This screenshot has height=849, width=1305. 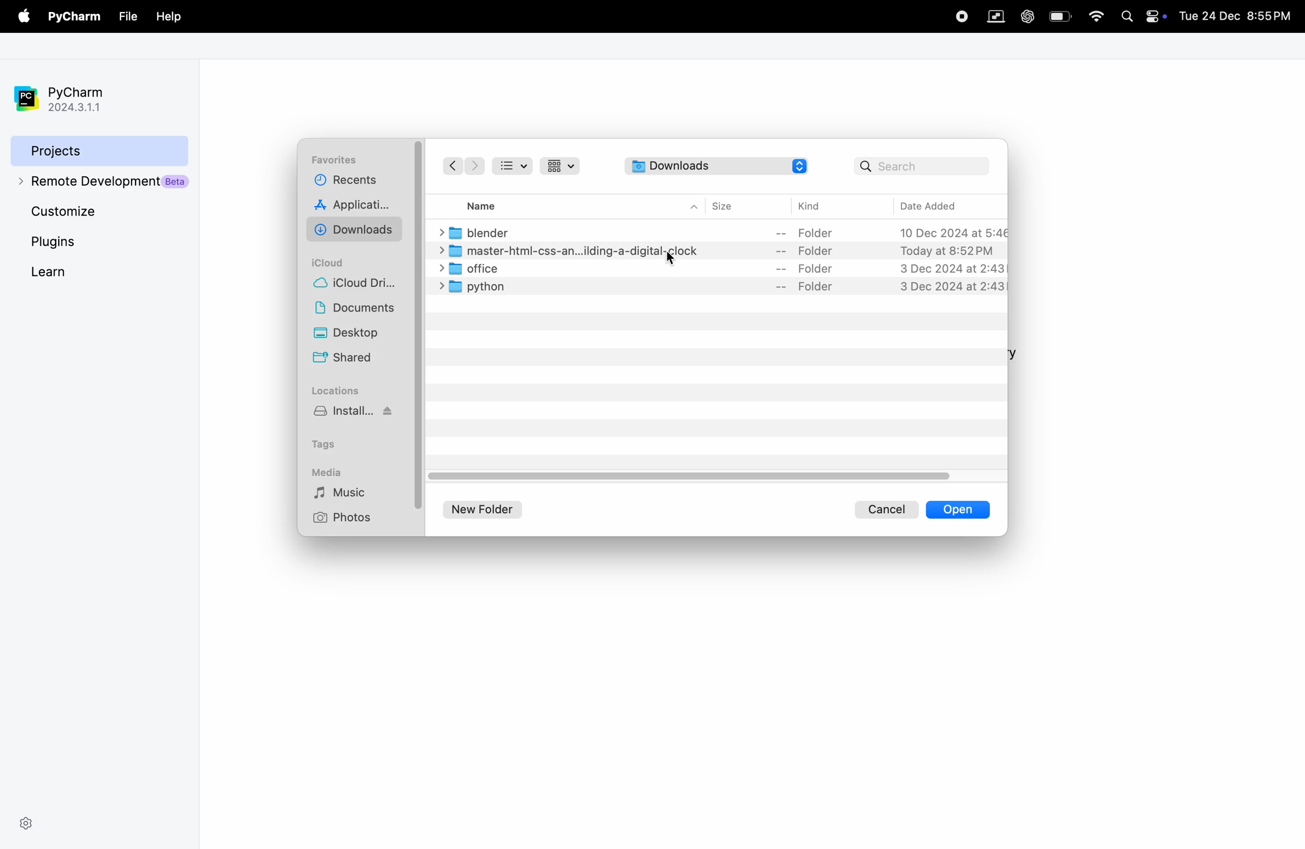 I want to click on media, so click(x=330, y=471).